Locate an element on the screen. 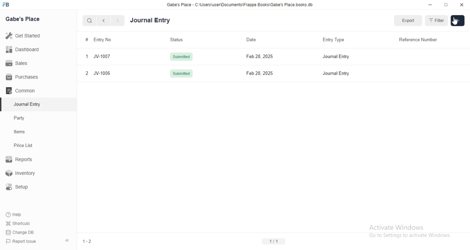 The height and width of the screenshot is (250, 470). Purchases is located at coordinates (22, 77).